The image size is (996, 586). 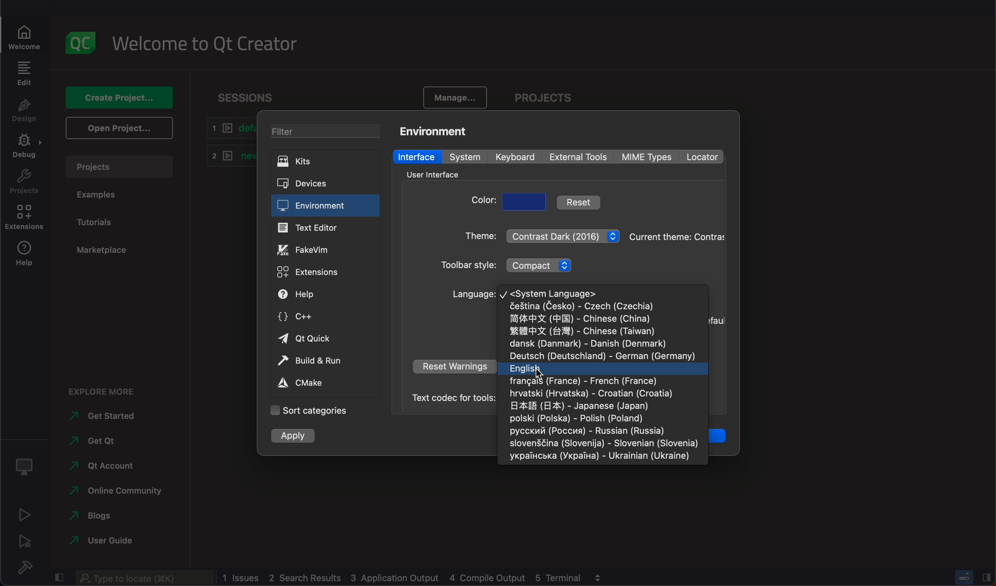 I want to click on c++, so click(x=325, y=318).